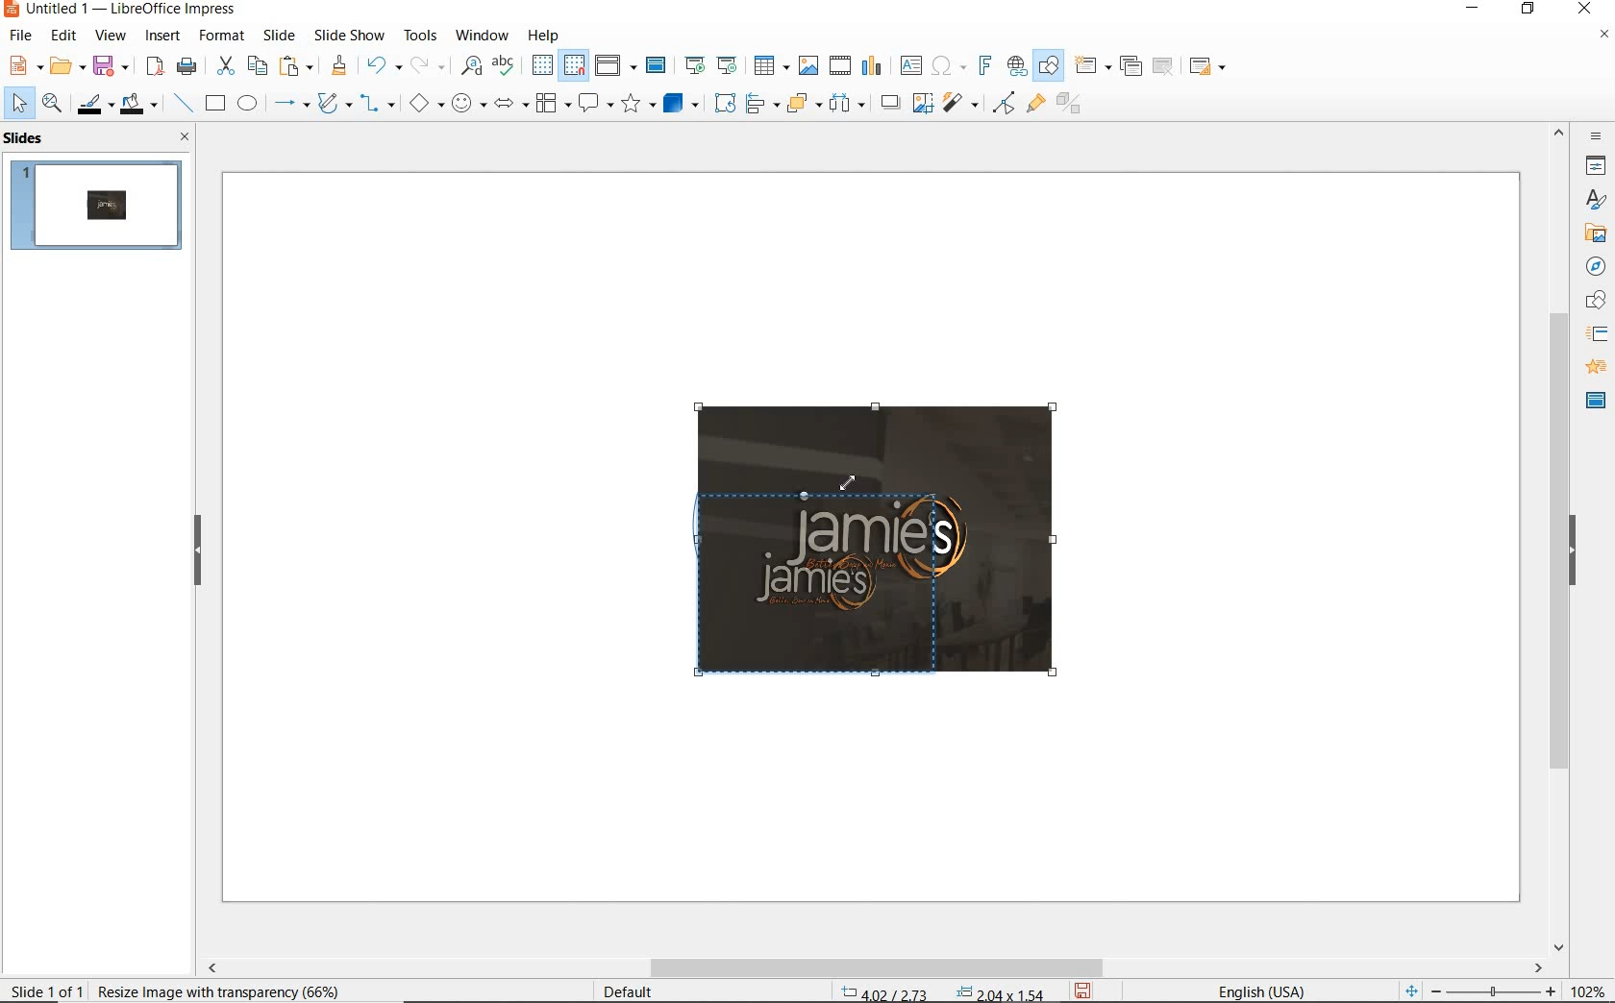 The image size is (1615, 1003). What do you see at coordinates (1258, 990) in the screenshot?
I see `Text language` at bounding box center [1258, 990].